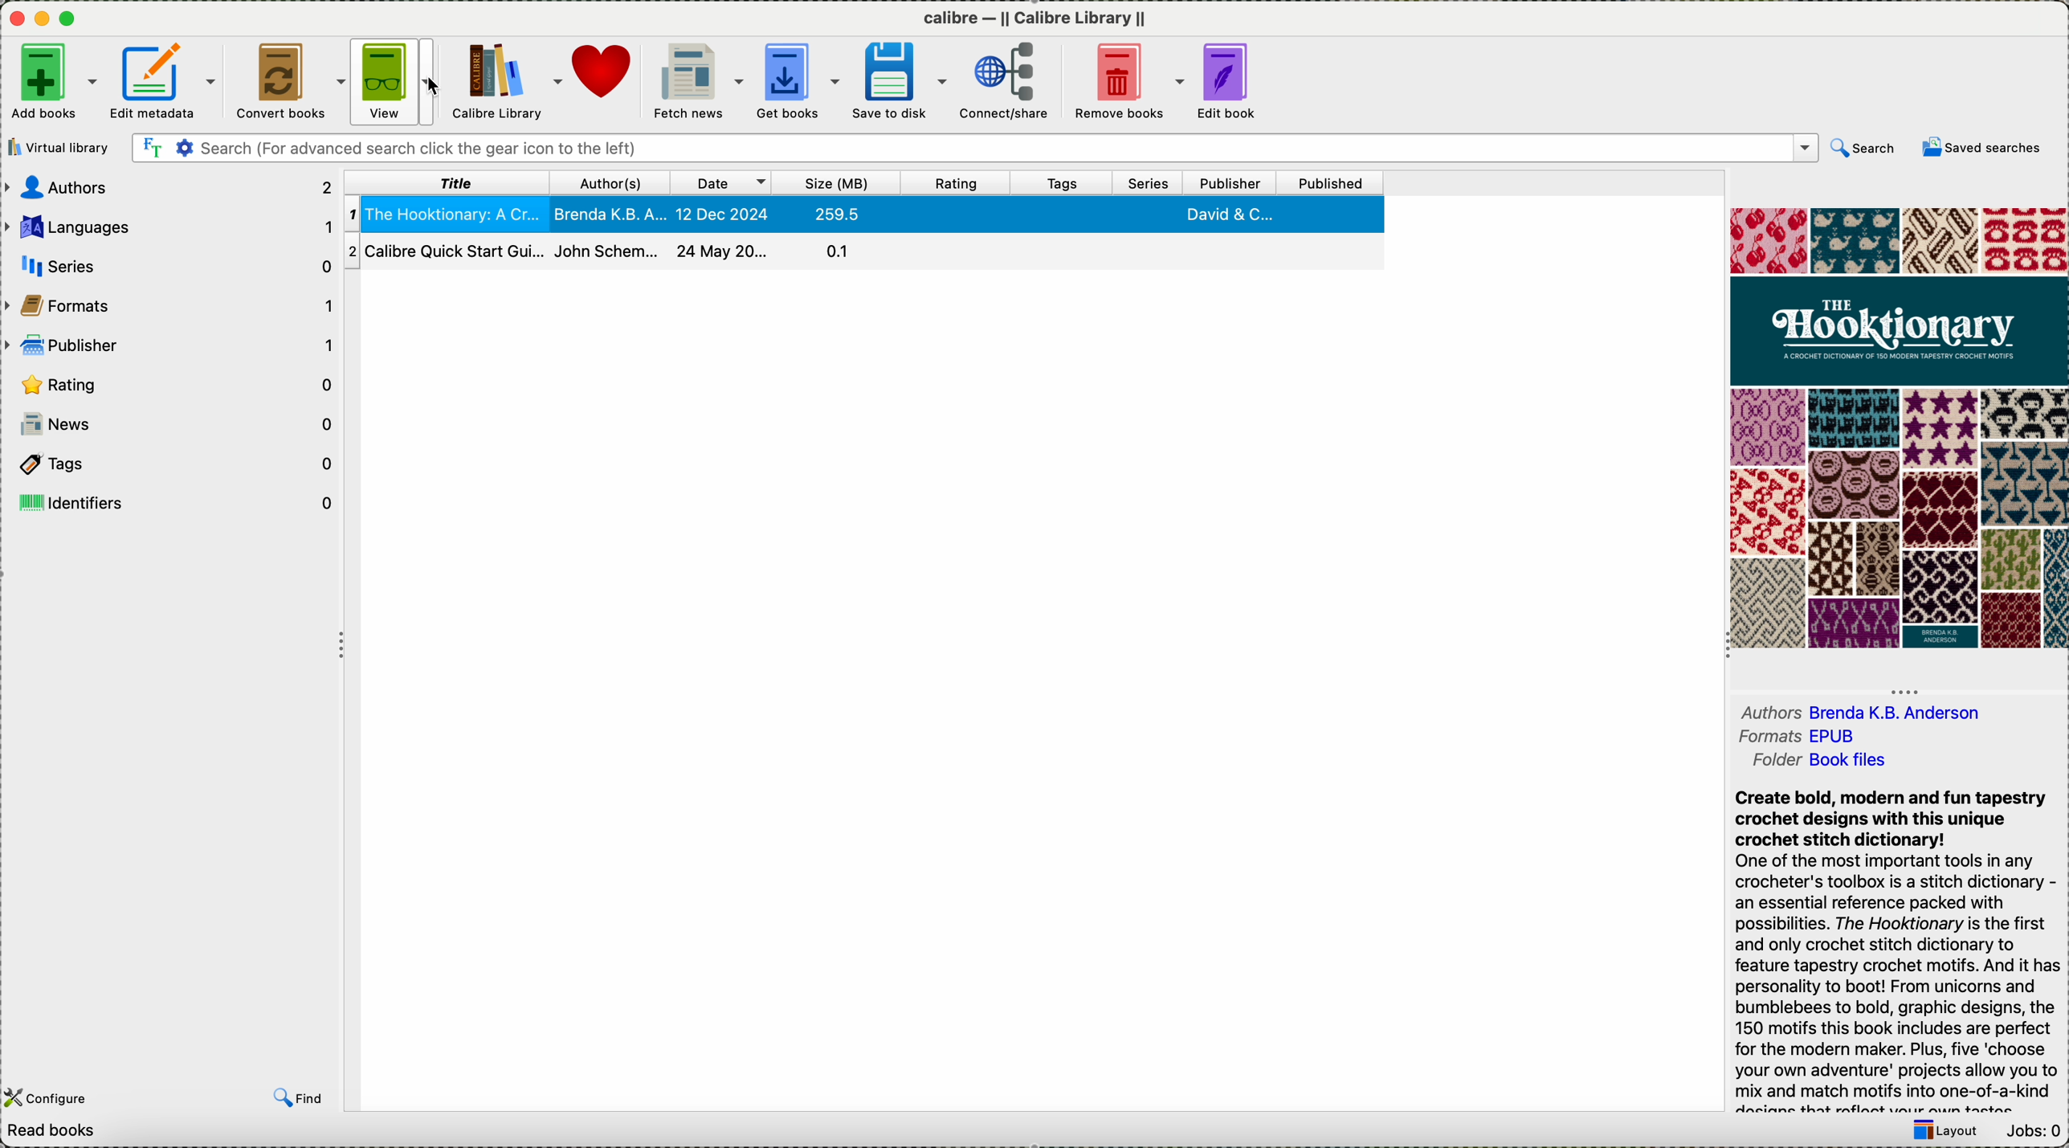 This screenshot has height=1148, width=2069. What do you see at coordinates (172, 304) in the screenshot?
I see `formats` at bounding box center [172, 304].